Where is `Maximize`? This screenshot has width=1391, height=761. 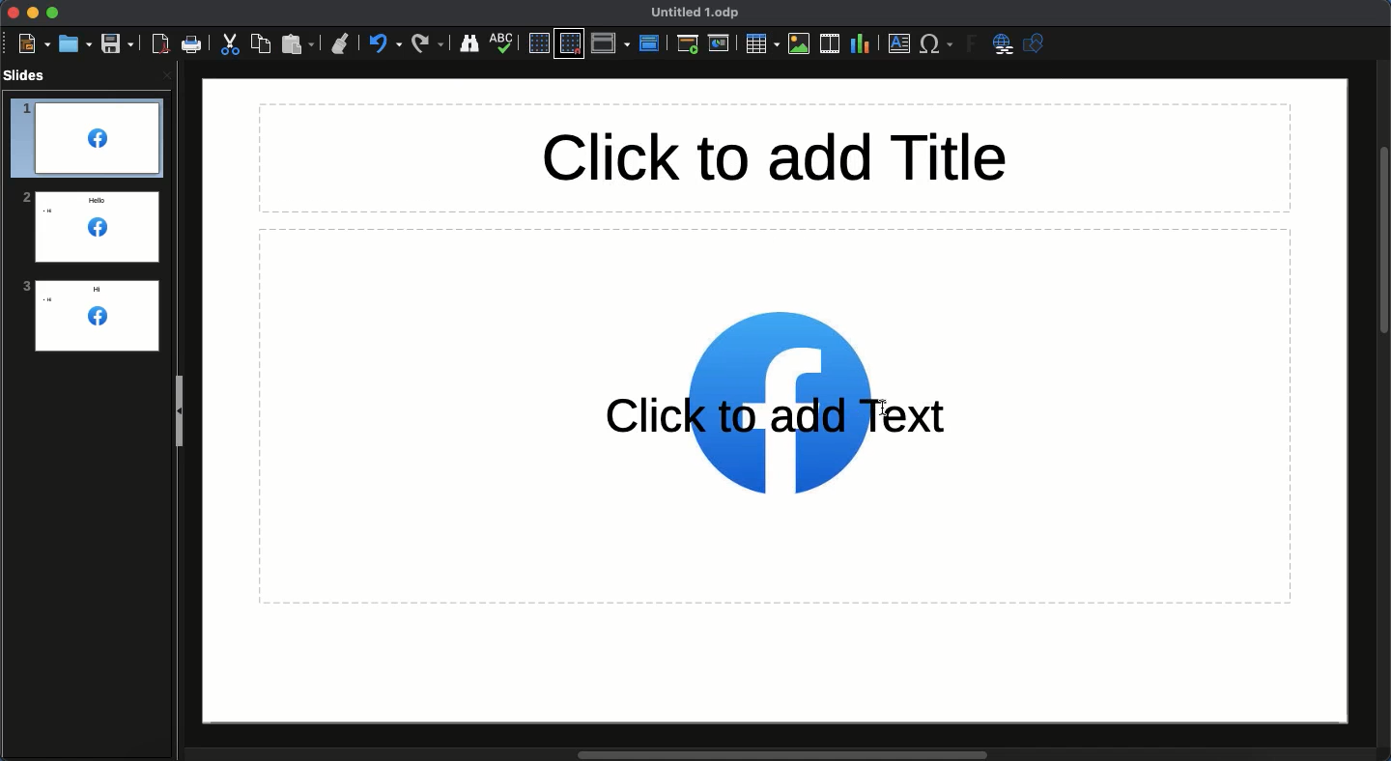
Maximize is located at coordinates (52, 14).